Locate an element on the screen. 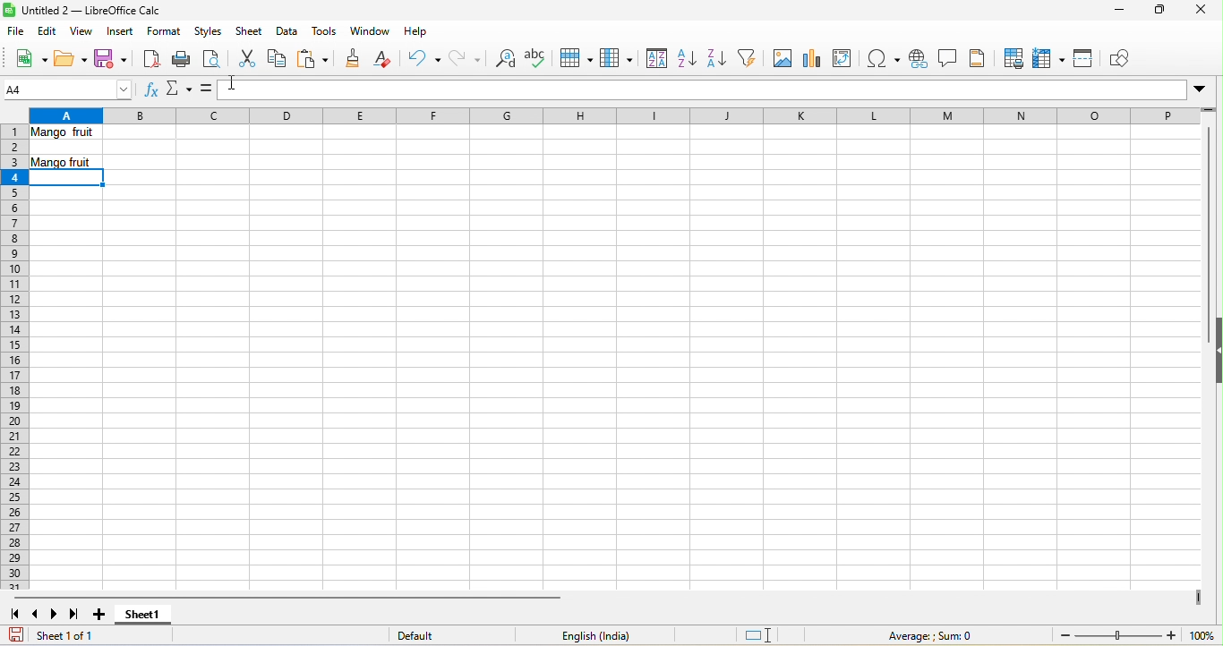  formula is located at coordinates (207, 89).